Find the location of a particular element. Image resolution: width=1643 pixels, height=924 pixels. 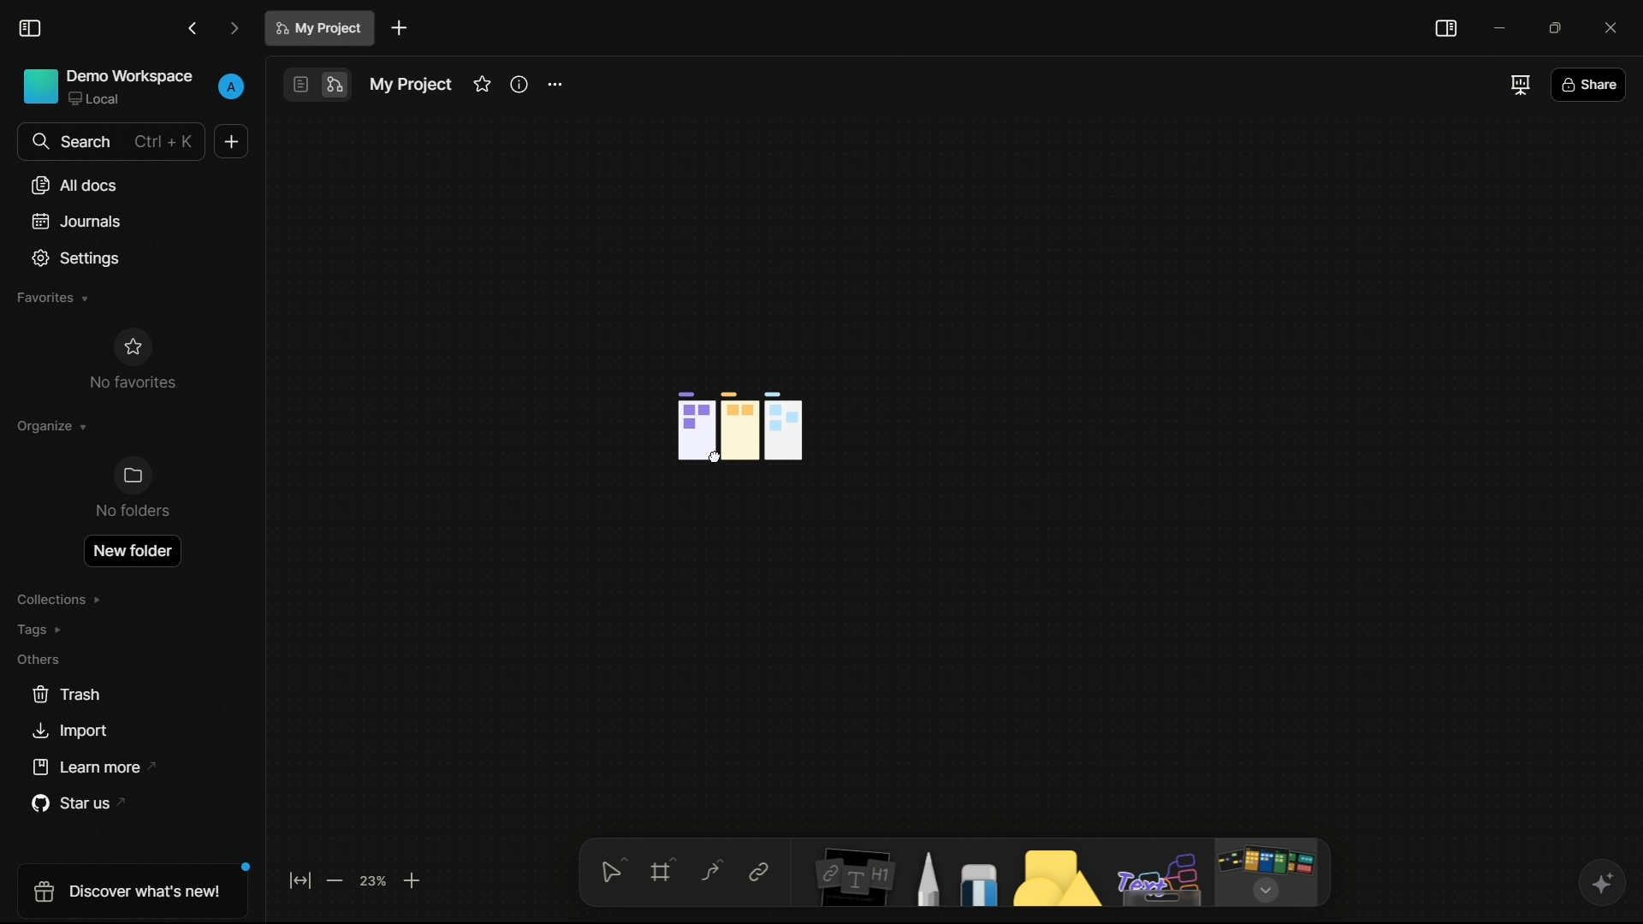

informations is located at coordinates (519, 84).